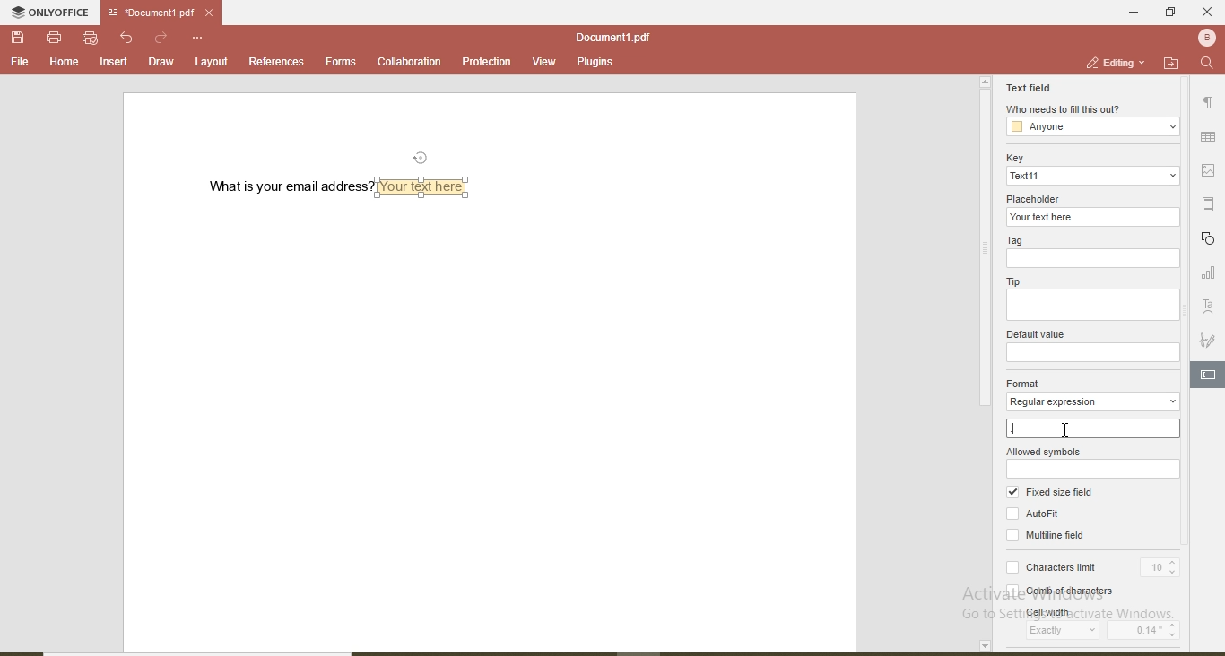 Image resolution: width=1225 pixels, height=656 pixels. I want to click on 10, so click(1160, 565).